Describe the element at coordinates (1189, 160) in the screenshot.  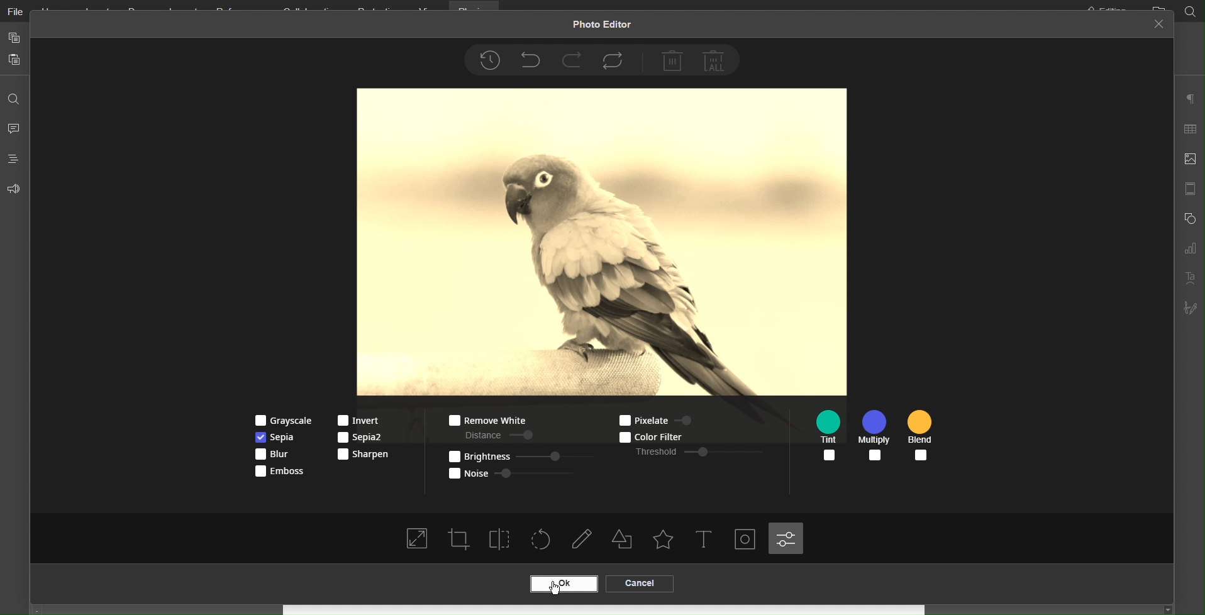
I see `Image Settings` at that location.